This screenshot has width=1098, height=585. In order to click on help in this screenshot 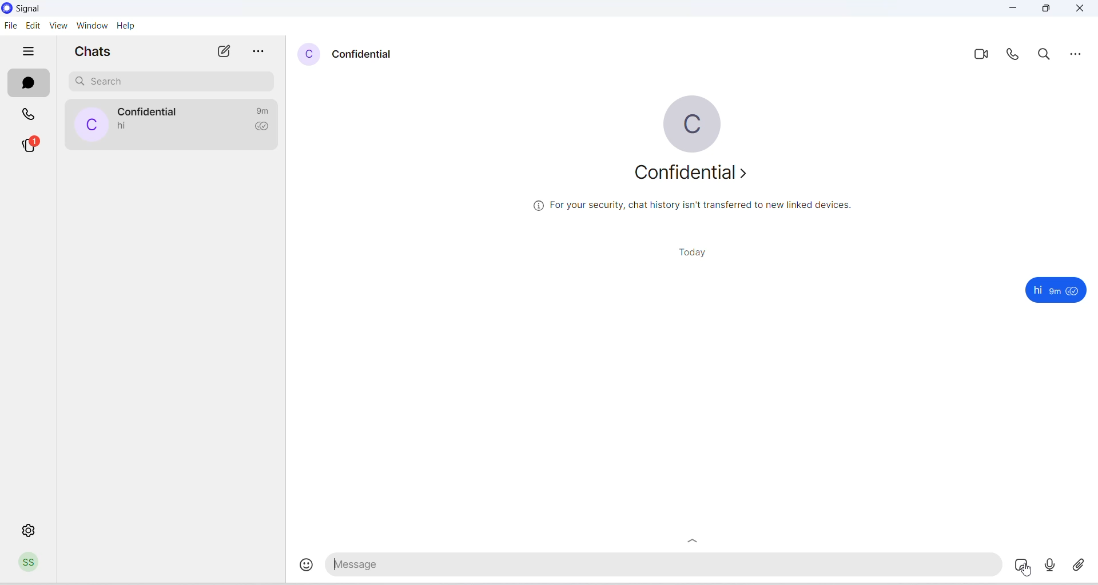, I will do `click(126, 26)`.